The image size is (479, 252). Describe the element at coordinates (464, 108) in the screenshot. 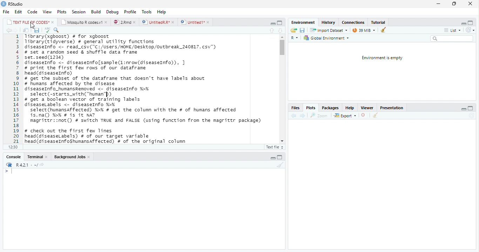

I see `Minimize` at that location.